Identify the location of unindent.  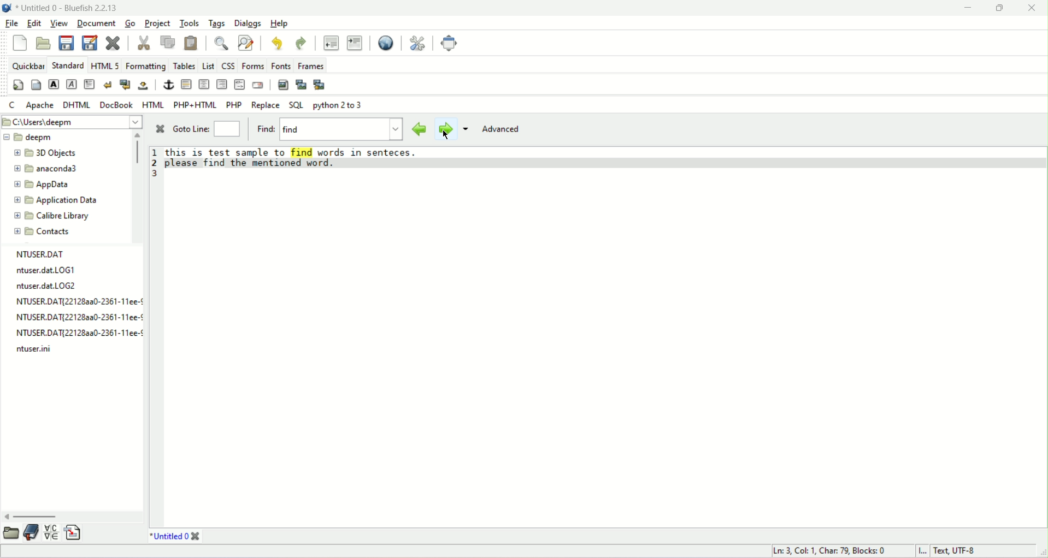
(330, 44).